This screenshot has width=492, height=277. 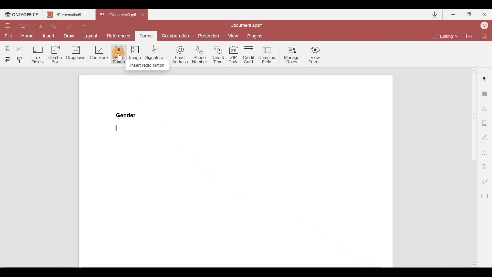 What do you see at coordinates (469, 168) in the screenshot?
I see `Scroll bar` at bounding box center [469, 168].